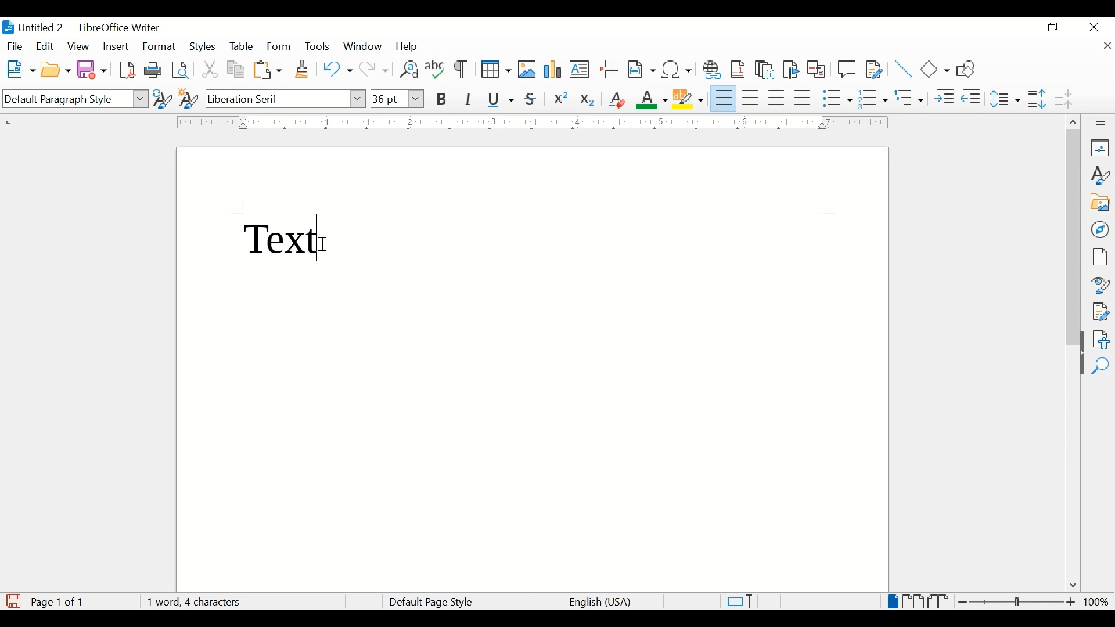  I want to click on manage changes, so click(1100, 312).